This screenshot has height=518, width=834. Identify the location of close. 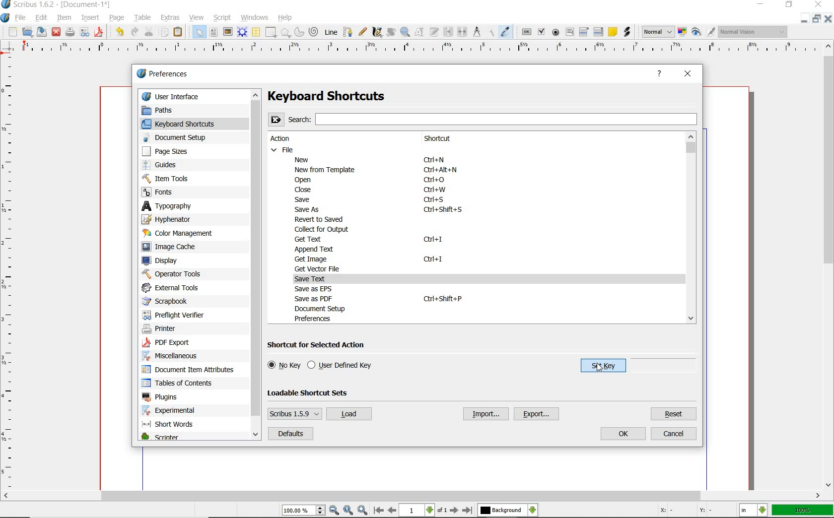
(301, 190).